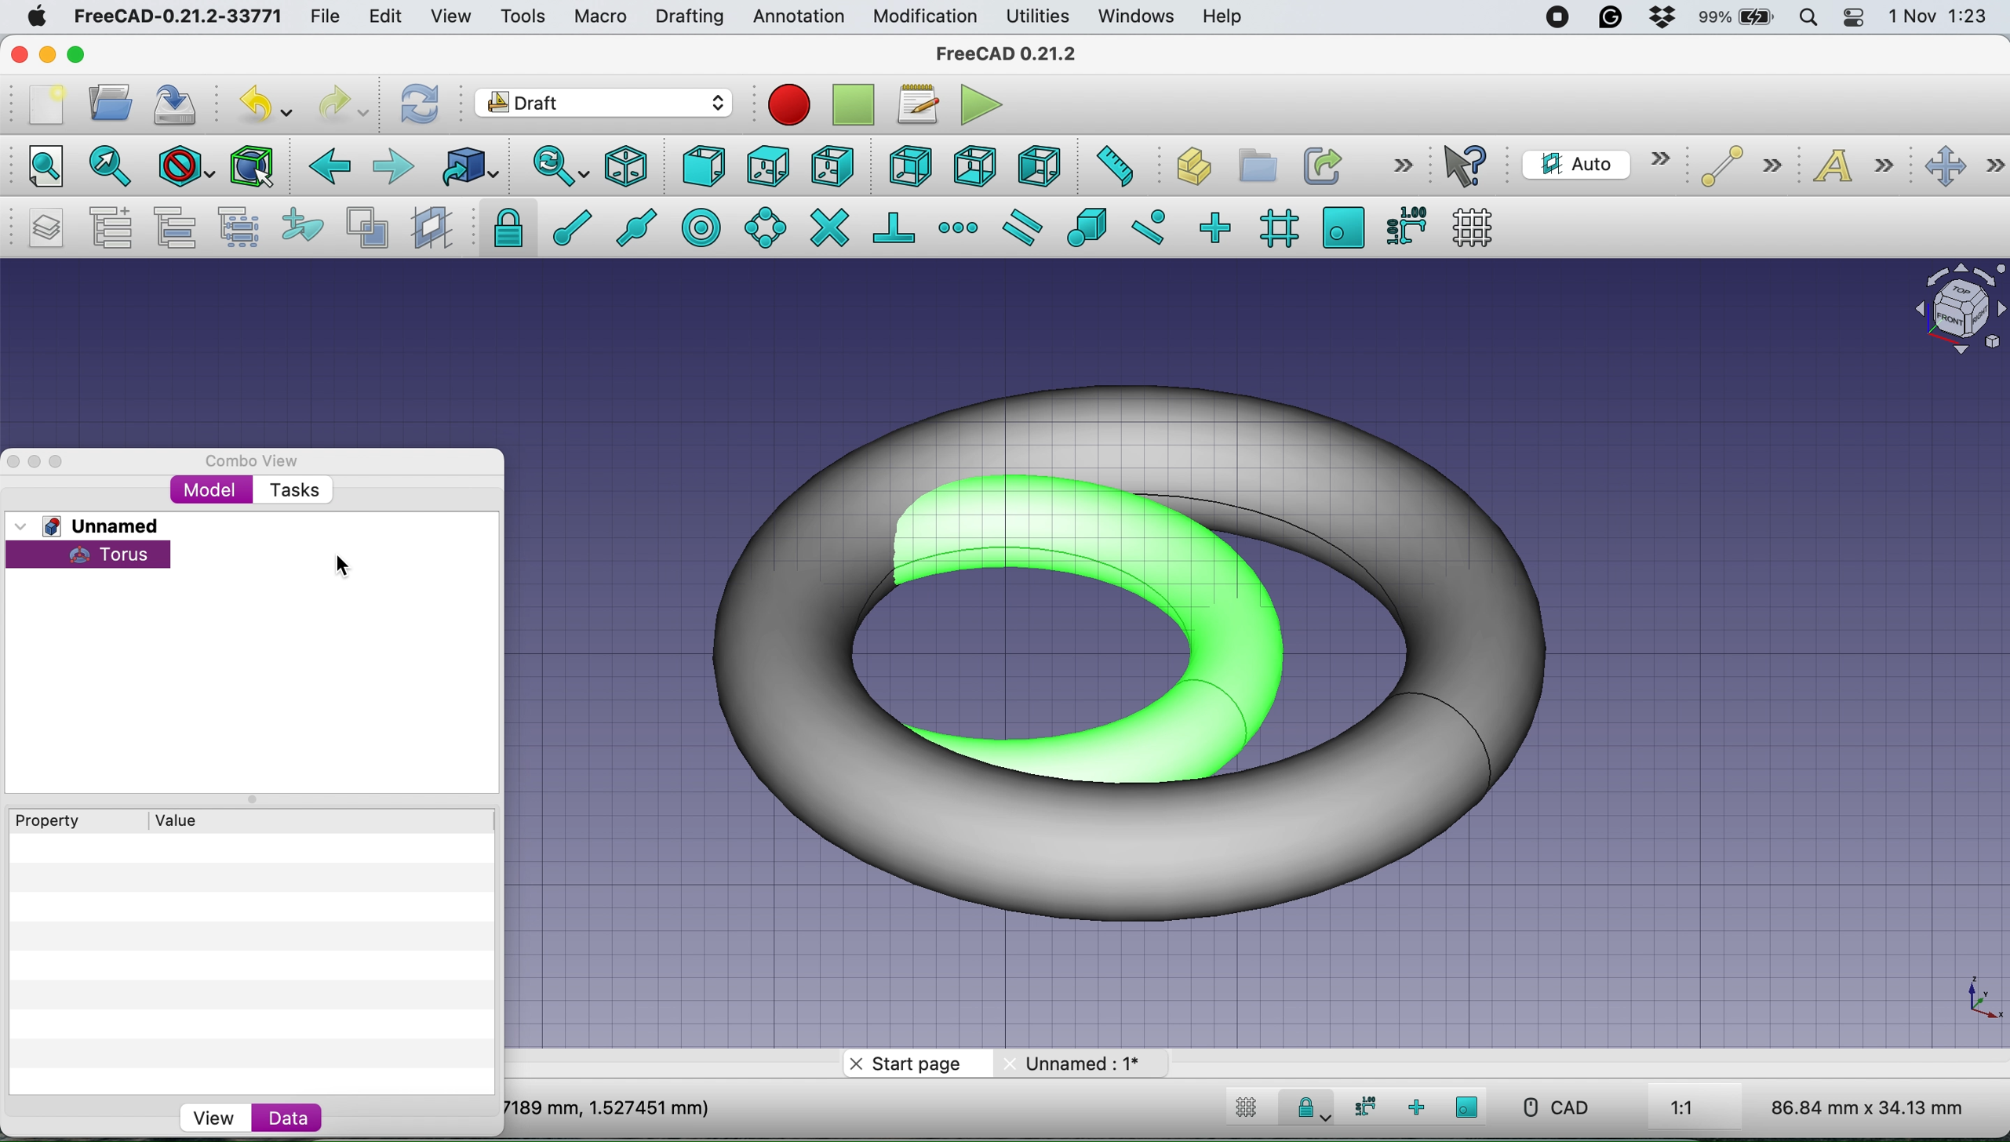  What do you see at coordinates (181, 227) in the screenshot?
I see `move to group` at bounding box center [181, 227].